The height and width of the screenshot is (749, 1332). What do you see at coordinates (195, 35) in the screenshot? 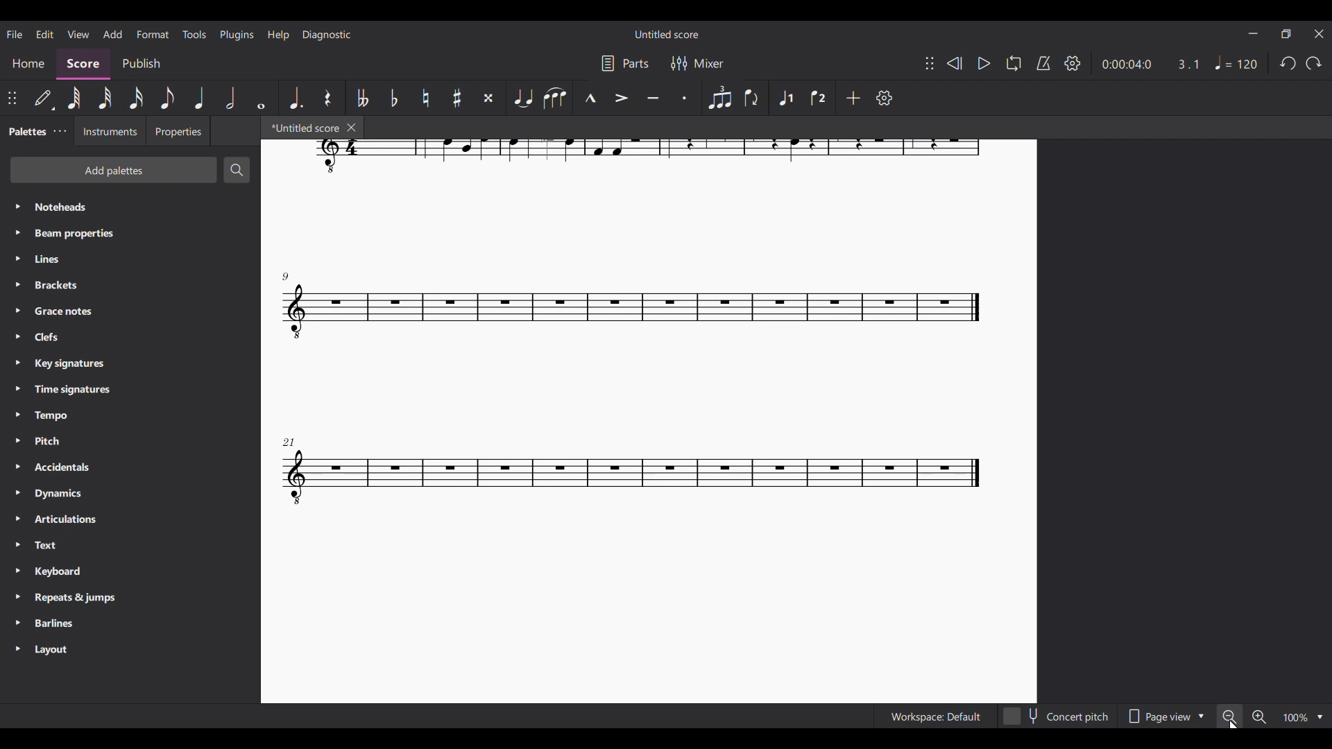
I see `Tools menu` at bounding box center [195, 35].